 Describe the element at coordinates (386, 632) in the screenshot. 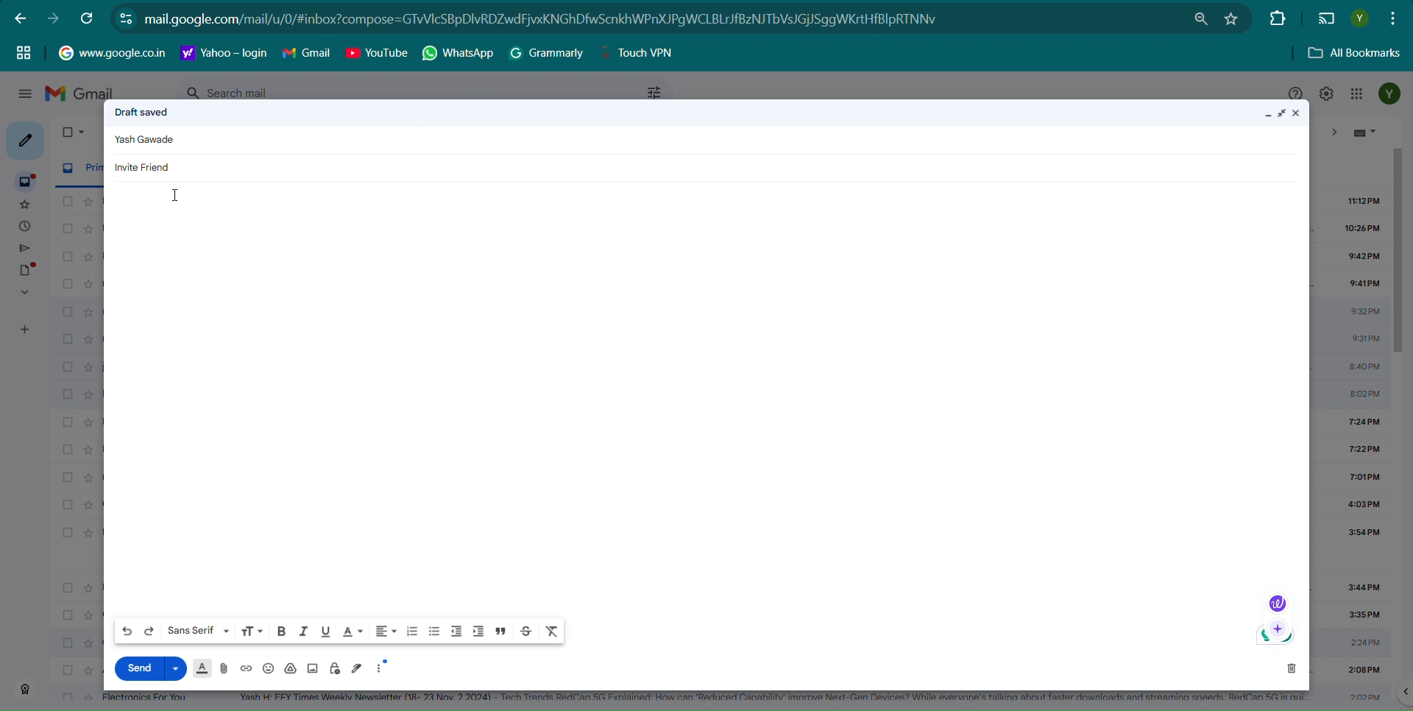

I see `Aligned` at that location.